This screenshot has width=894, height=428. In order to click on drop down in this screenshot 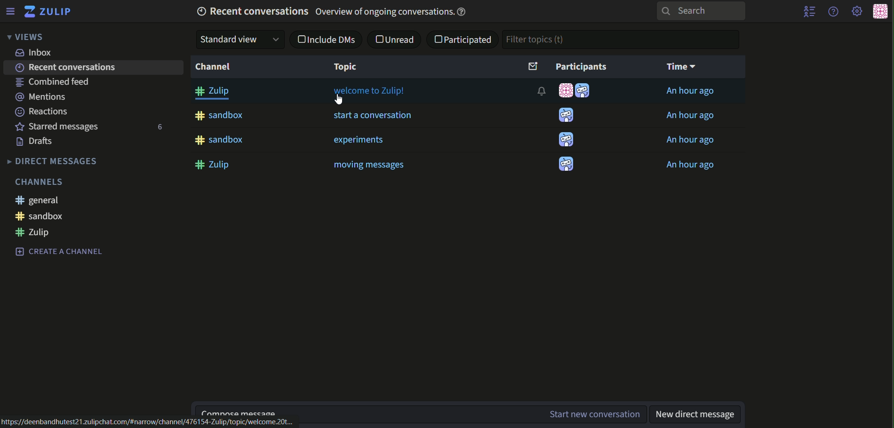, I will do `click(239, 39)`.